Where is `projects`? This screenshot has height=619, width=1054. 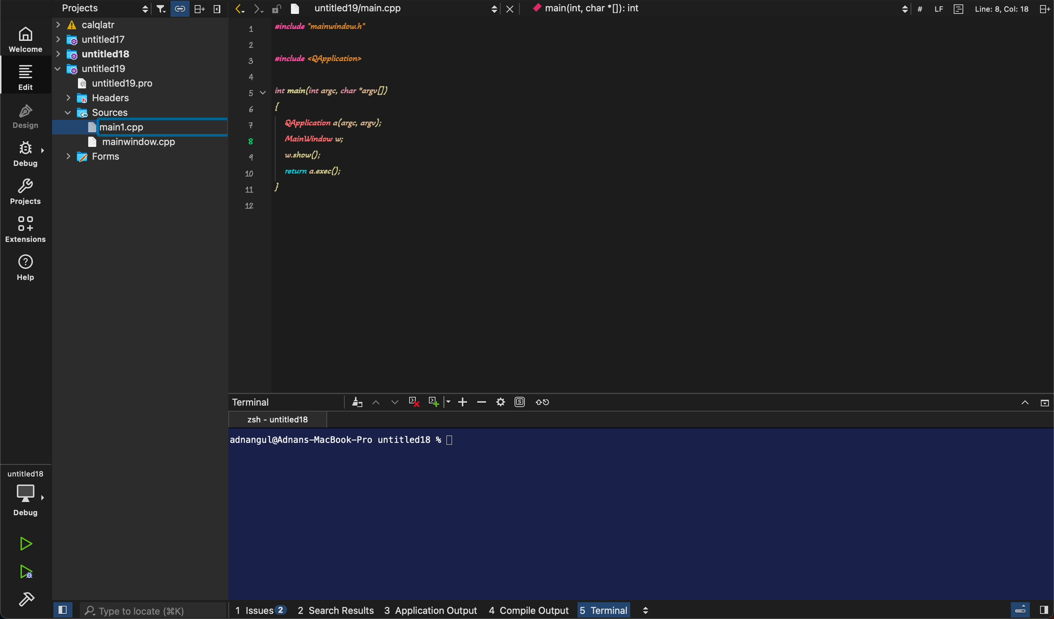
projects is located at coordinates (104, 9).